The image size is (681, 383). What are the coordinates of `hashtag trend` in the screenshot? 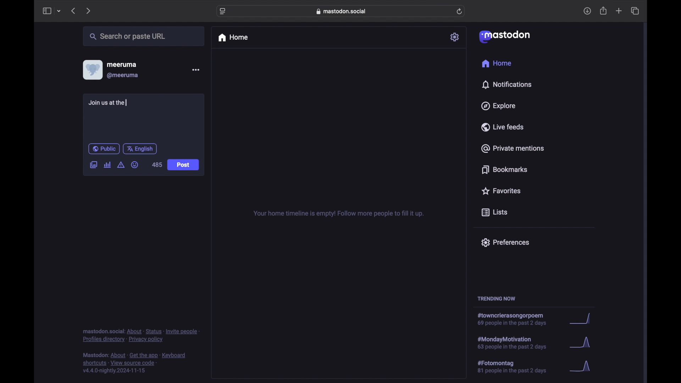 It's located at (517, 367).